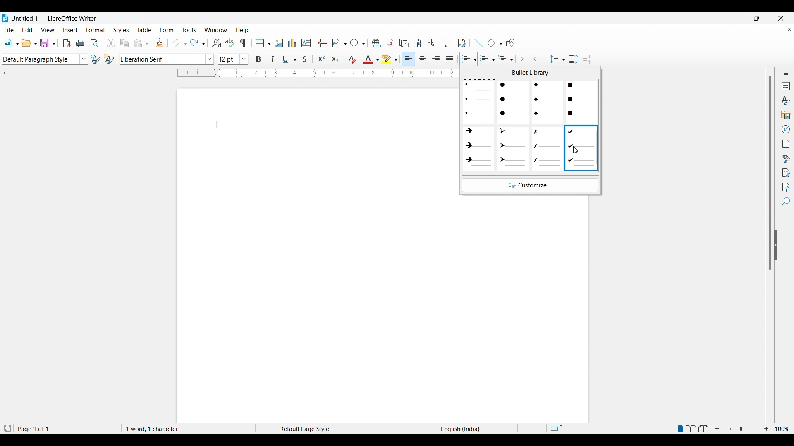  What do you see at coordinates (322, 58) in the screenshot?
I see `superscript` at bounding box center [322, 58].